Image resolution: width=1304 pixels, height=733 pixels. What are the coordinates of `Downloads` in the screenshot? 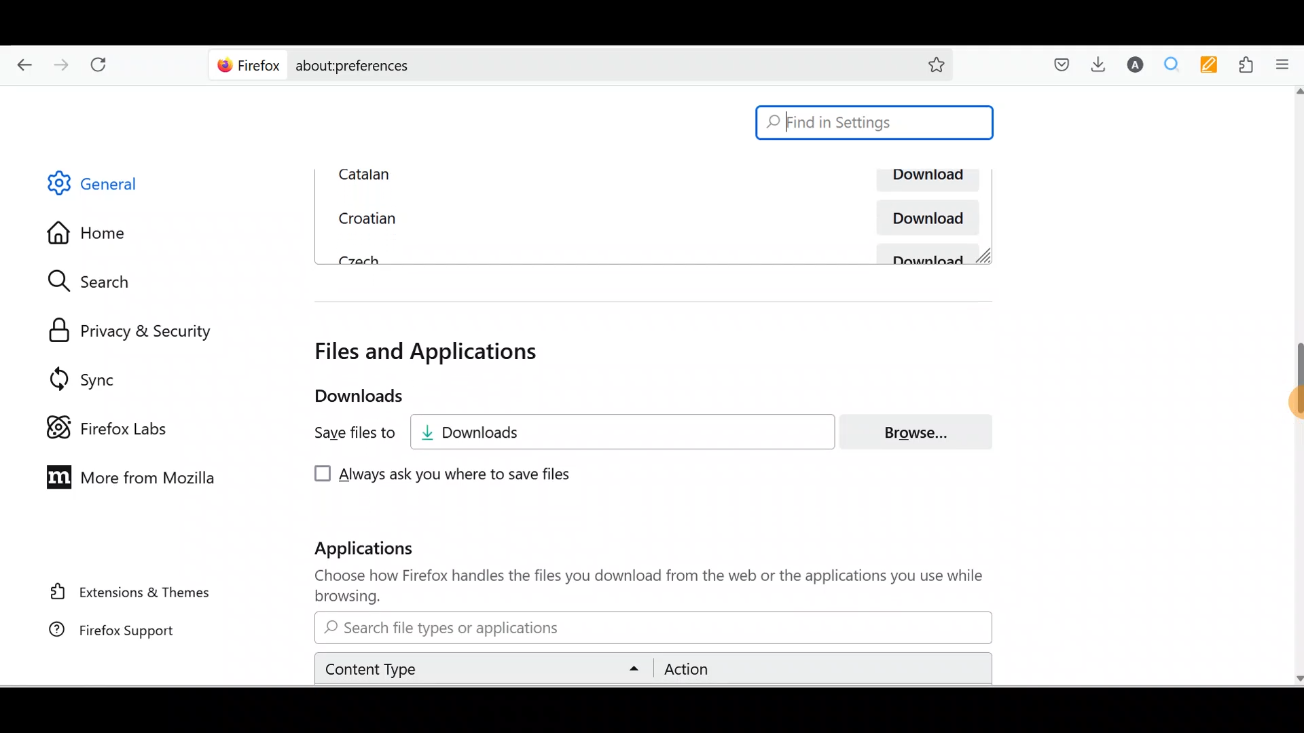 It's located at (1102, 67).